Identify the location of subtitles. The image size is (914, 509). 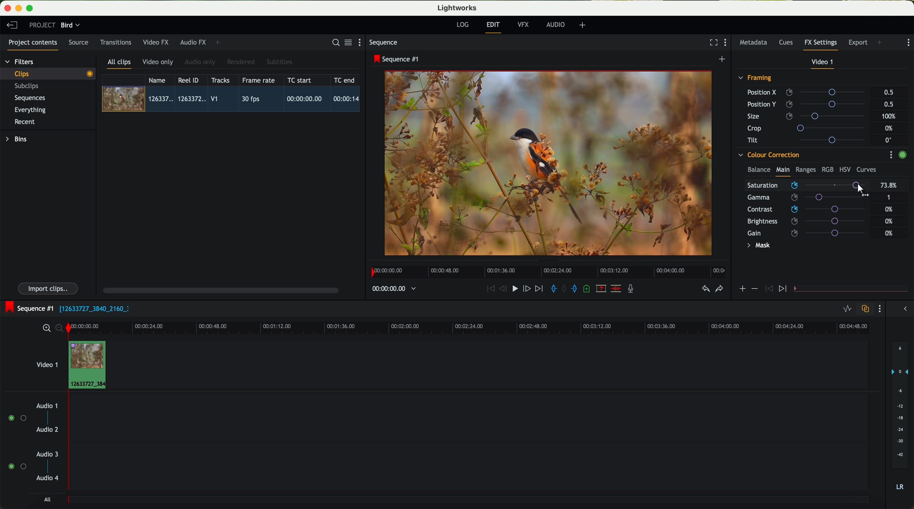
(278, 62).